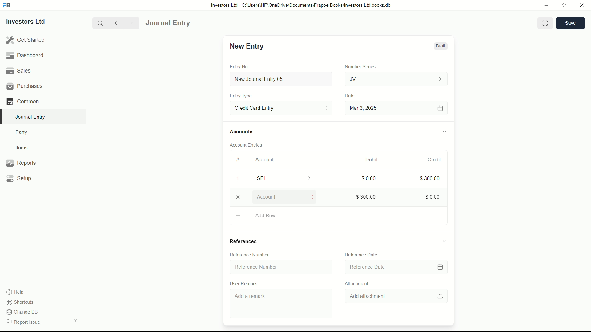 The height and width of the screenshot is (332, 591). I want to click on Investors Ltd, so click(31, 22).